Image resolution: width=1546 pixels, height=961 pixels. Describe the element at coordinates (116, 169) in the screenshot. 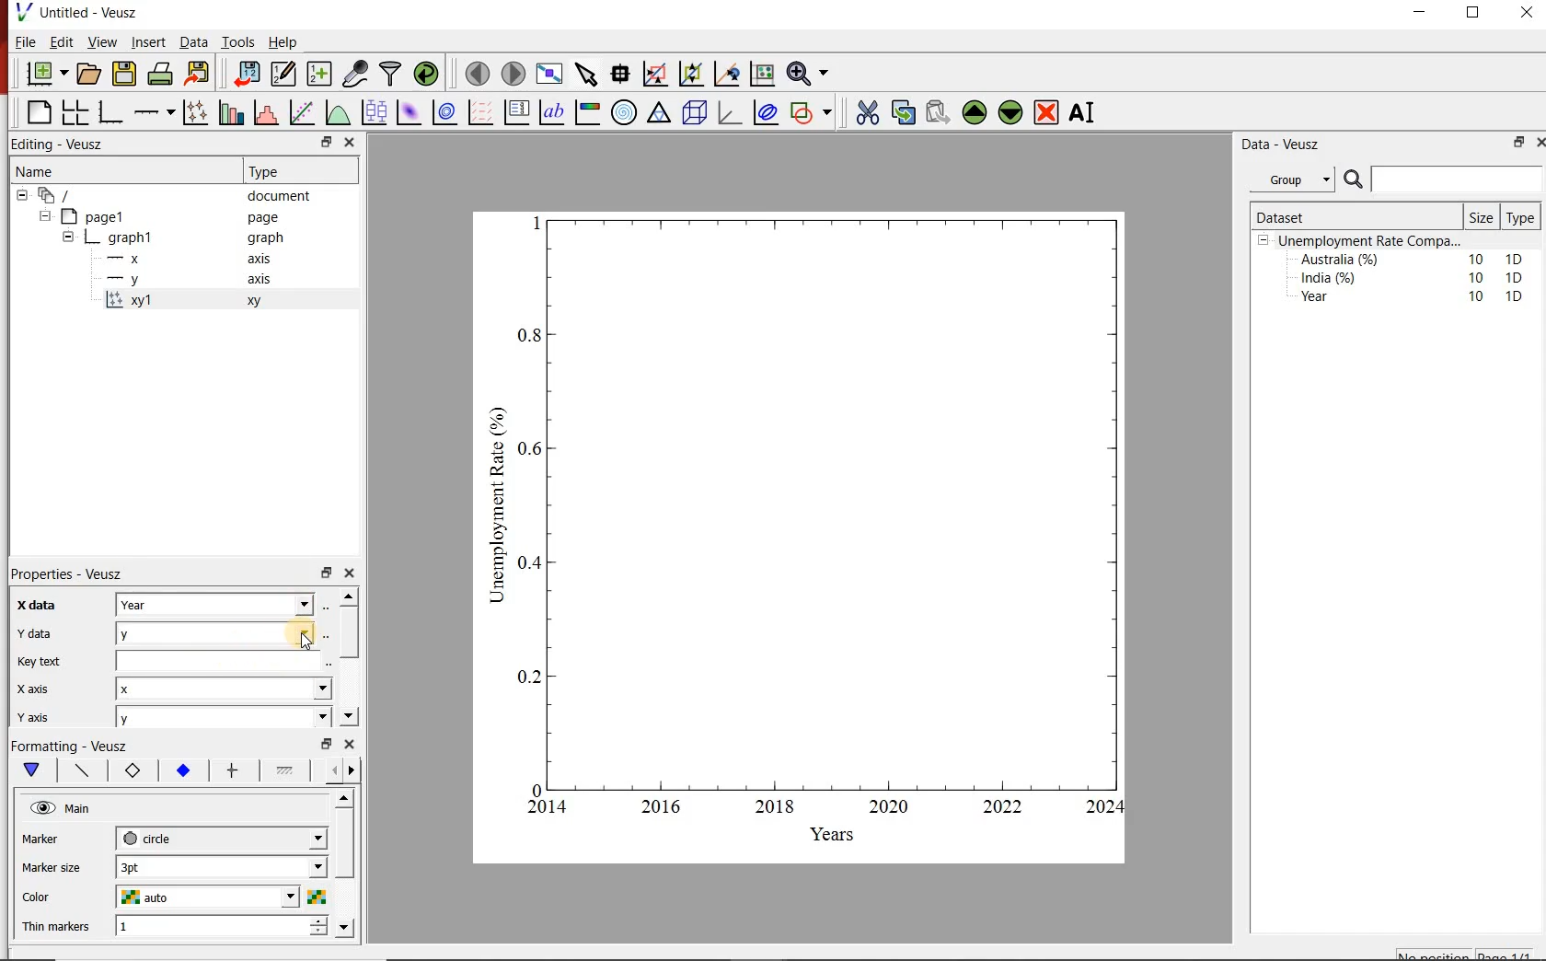

I see `Name` at that location.